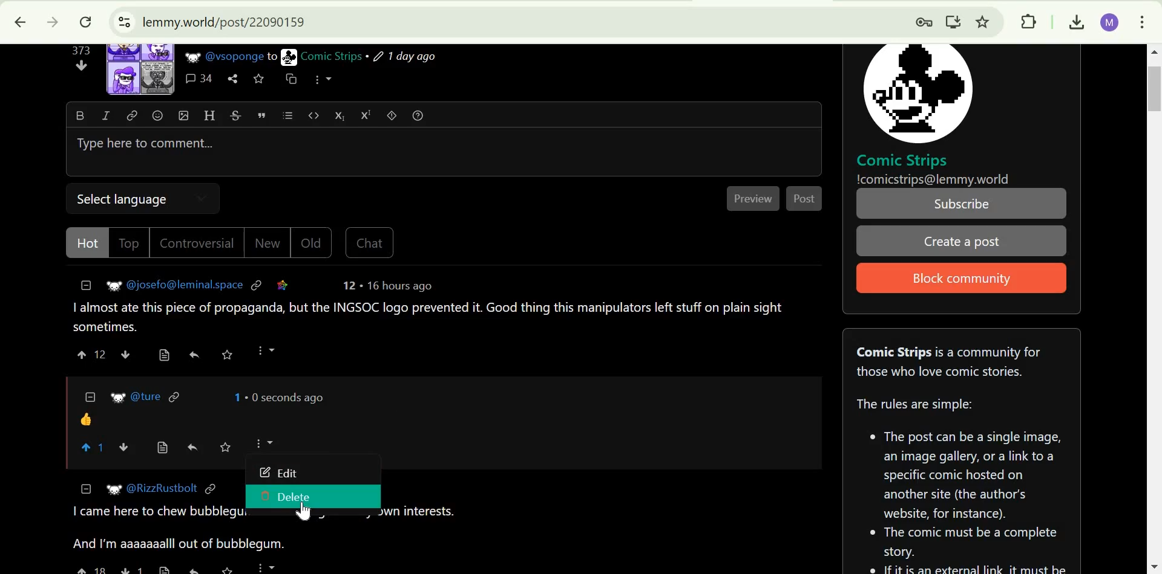 Image resolution: width=1162 pixels, height=574 pixels. I want to click on !comicstrips@lemmy.world, so click(934, 179).